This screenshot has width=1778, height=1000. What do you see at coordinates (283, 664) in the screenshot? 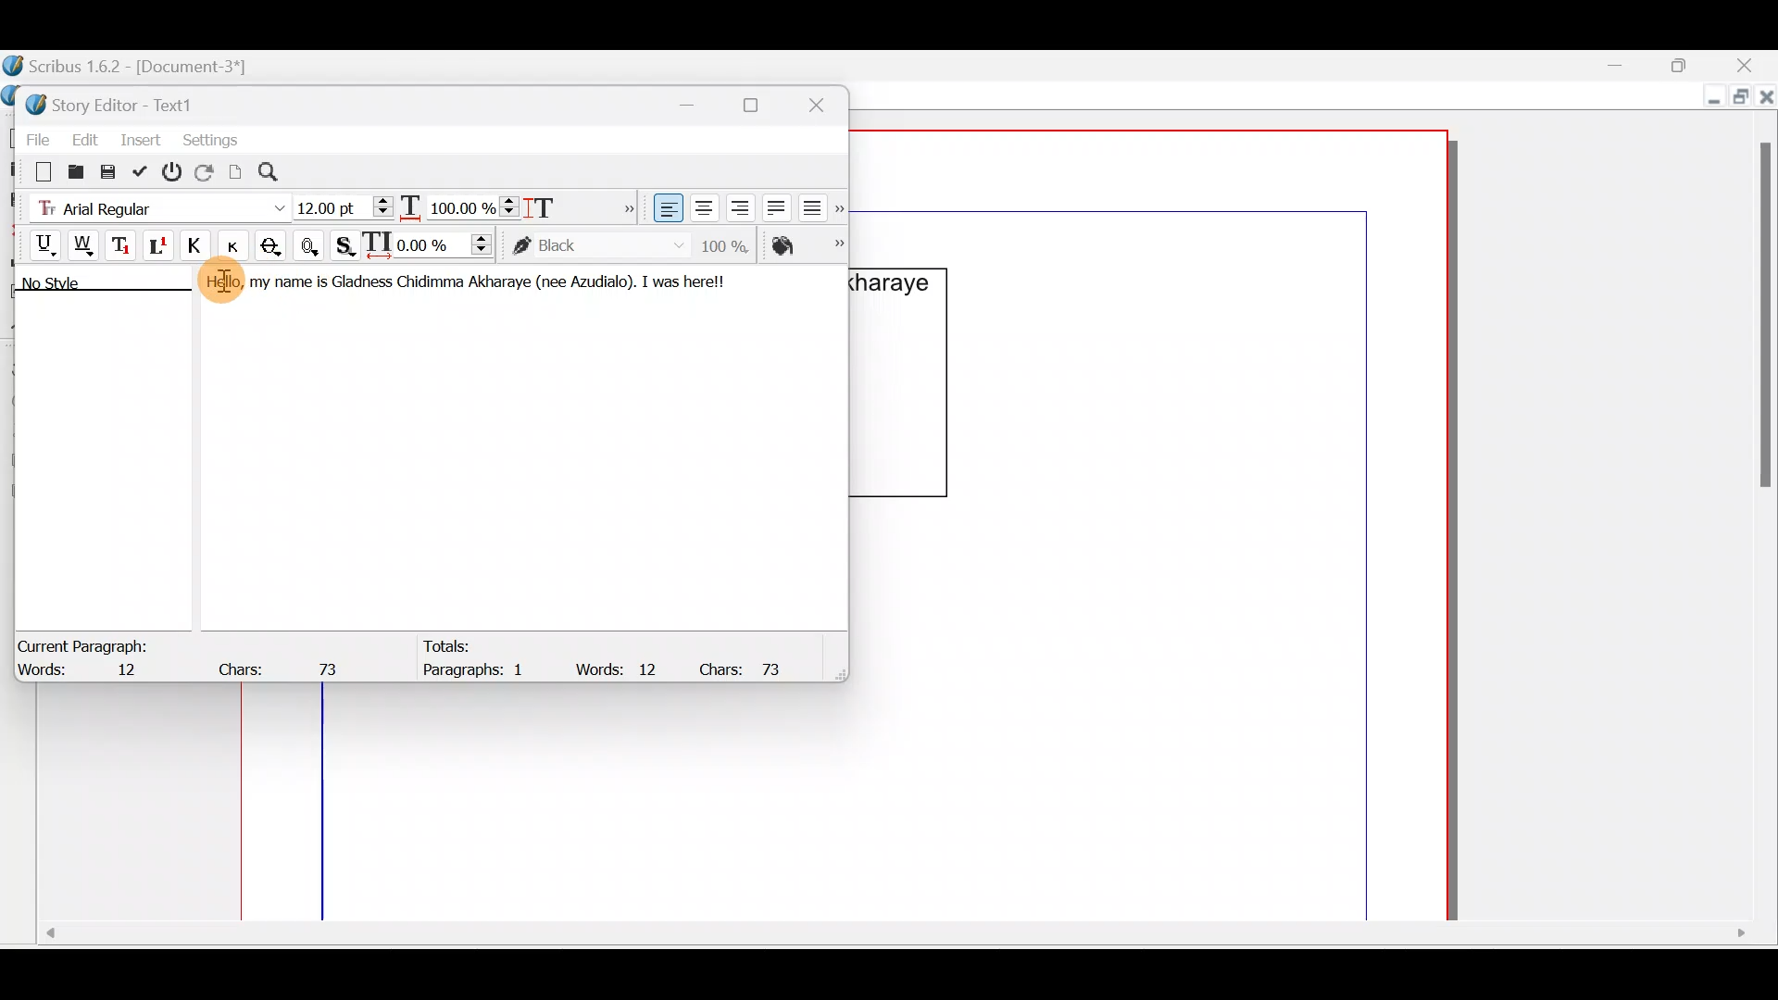
I see `Chars: 73` at bounding box center [283, 664].